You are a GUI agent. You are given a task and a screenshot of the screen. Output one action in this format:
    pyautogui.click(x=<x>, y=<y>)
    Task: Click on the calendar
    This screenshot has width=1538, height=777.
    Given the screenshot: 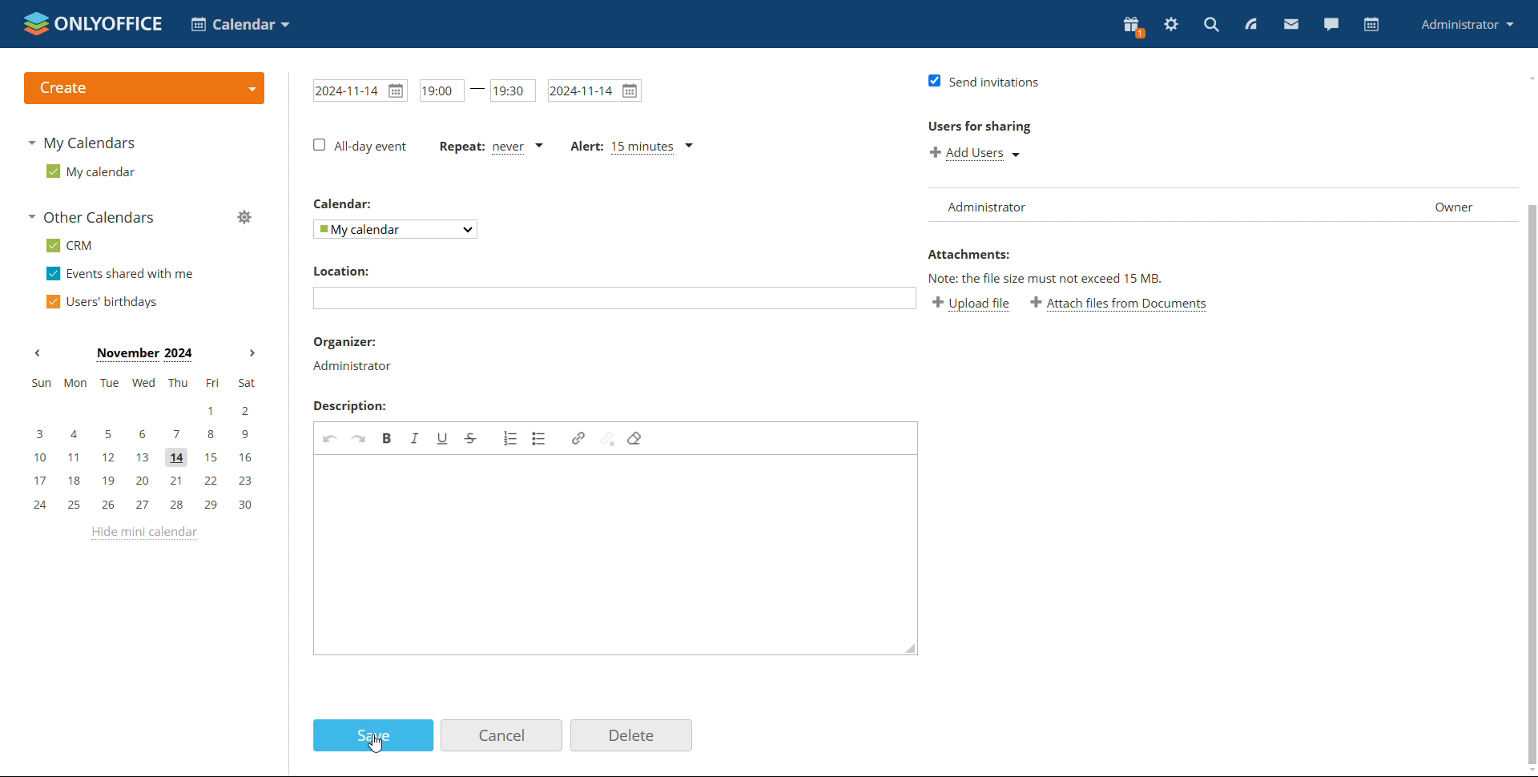 What is the action you would take?
    pyautogui.click(x=1372, y=25)
    